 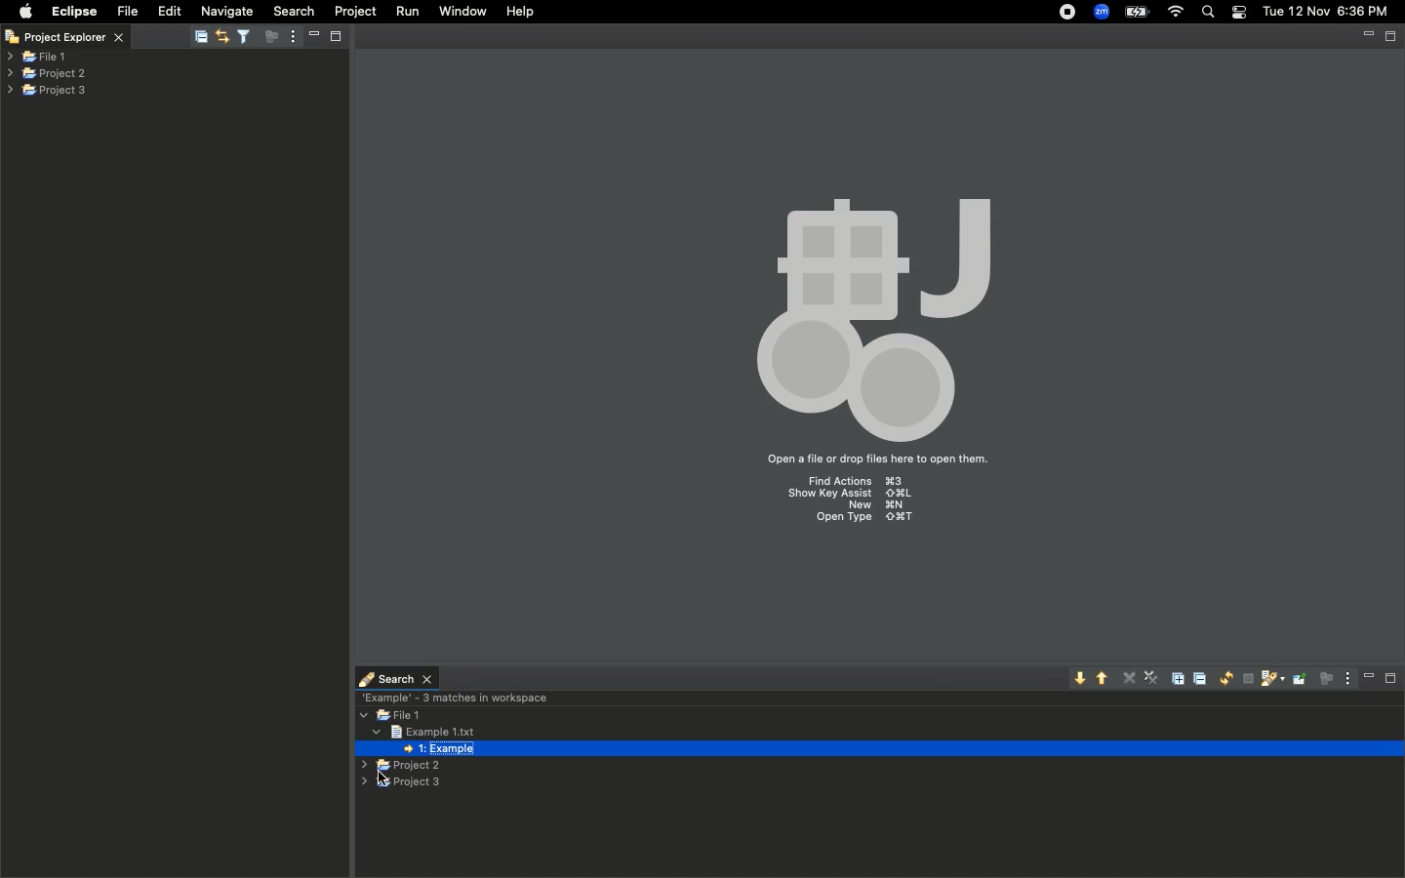 I want to click on Collapse all, so click(x=201, y=38).